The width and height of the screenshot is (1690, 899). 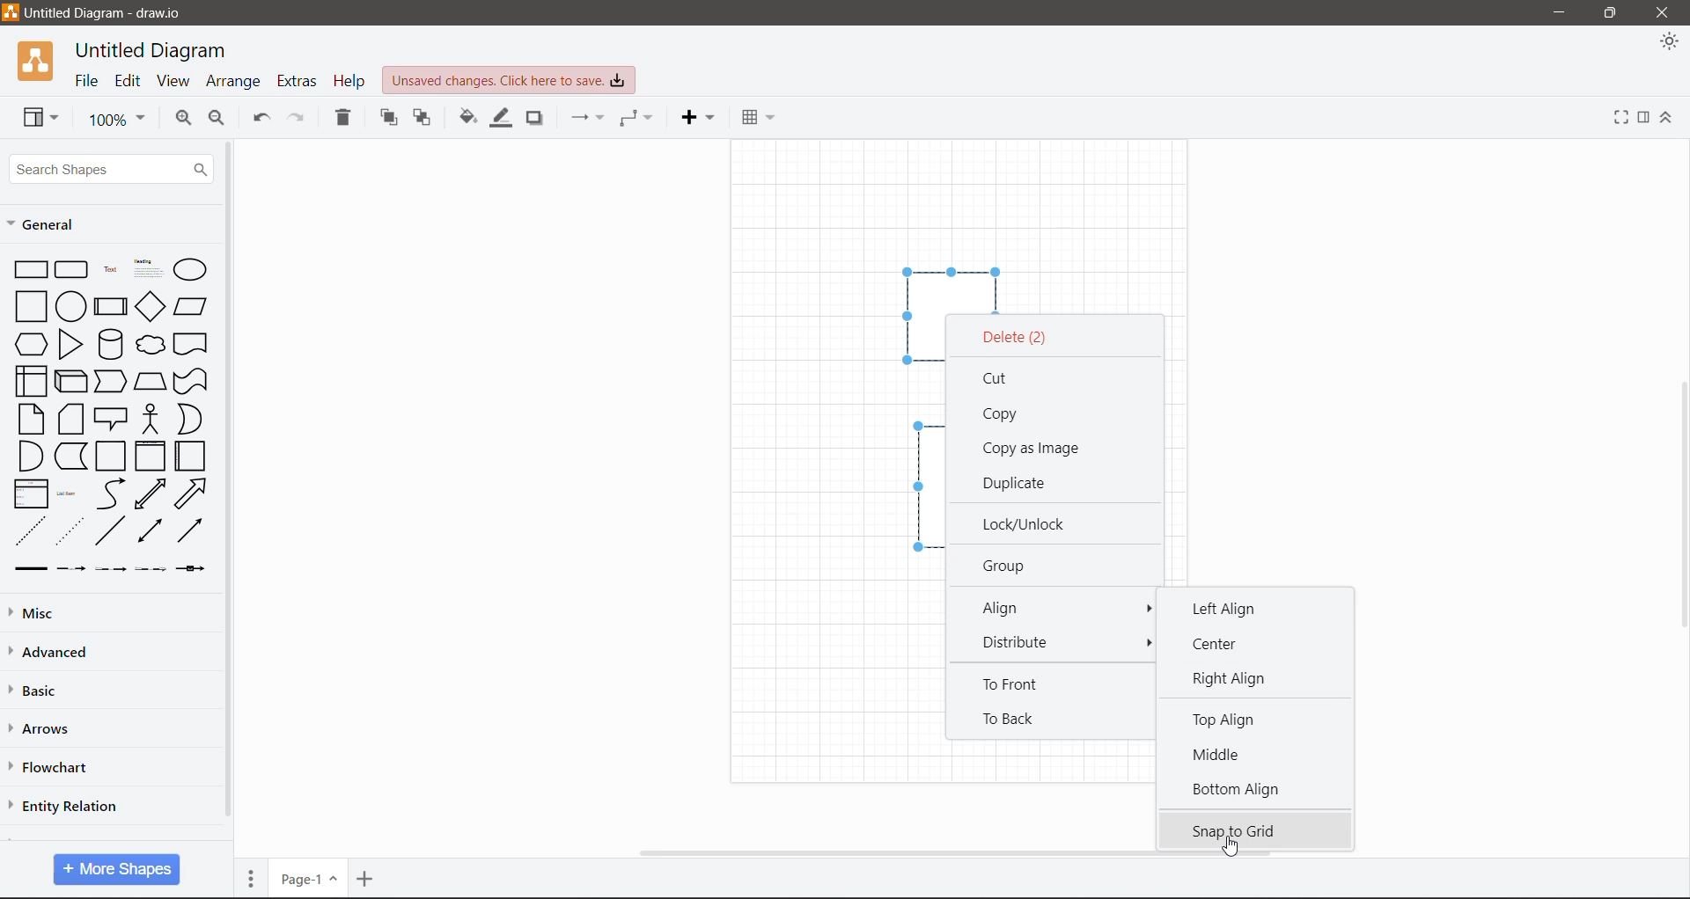 I want to click on Left Align, so click(x=1221, y=609).